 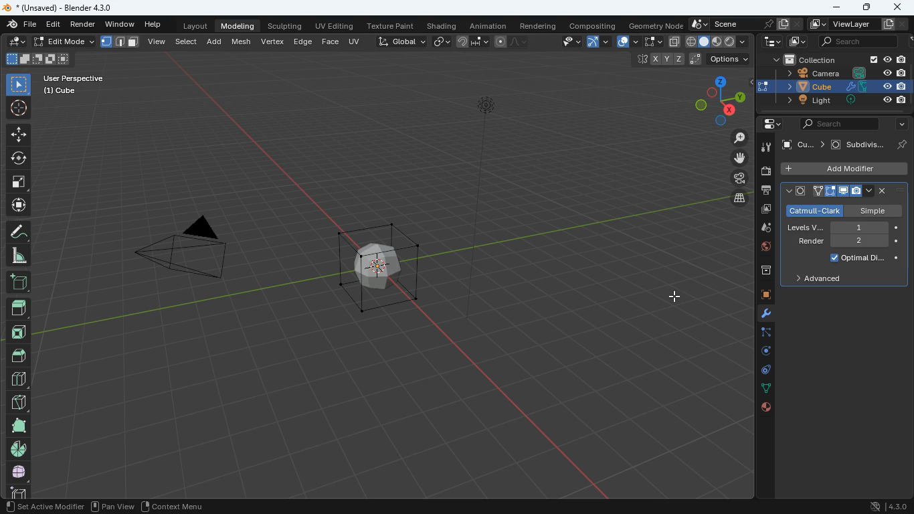 I want to click on globe, so click(x=761, y=249).